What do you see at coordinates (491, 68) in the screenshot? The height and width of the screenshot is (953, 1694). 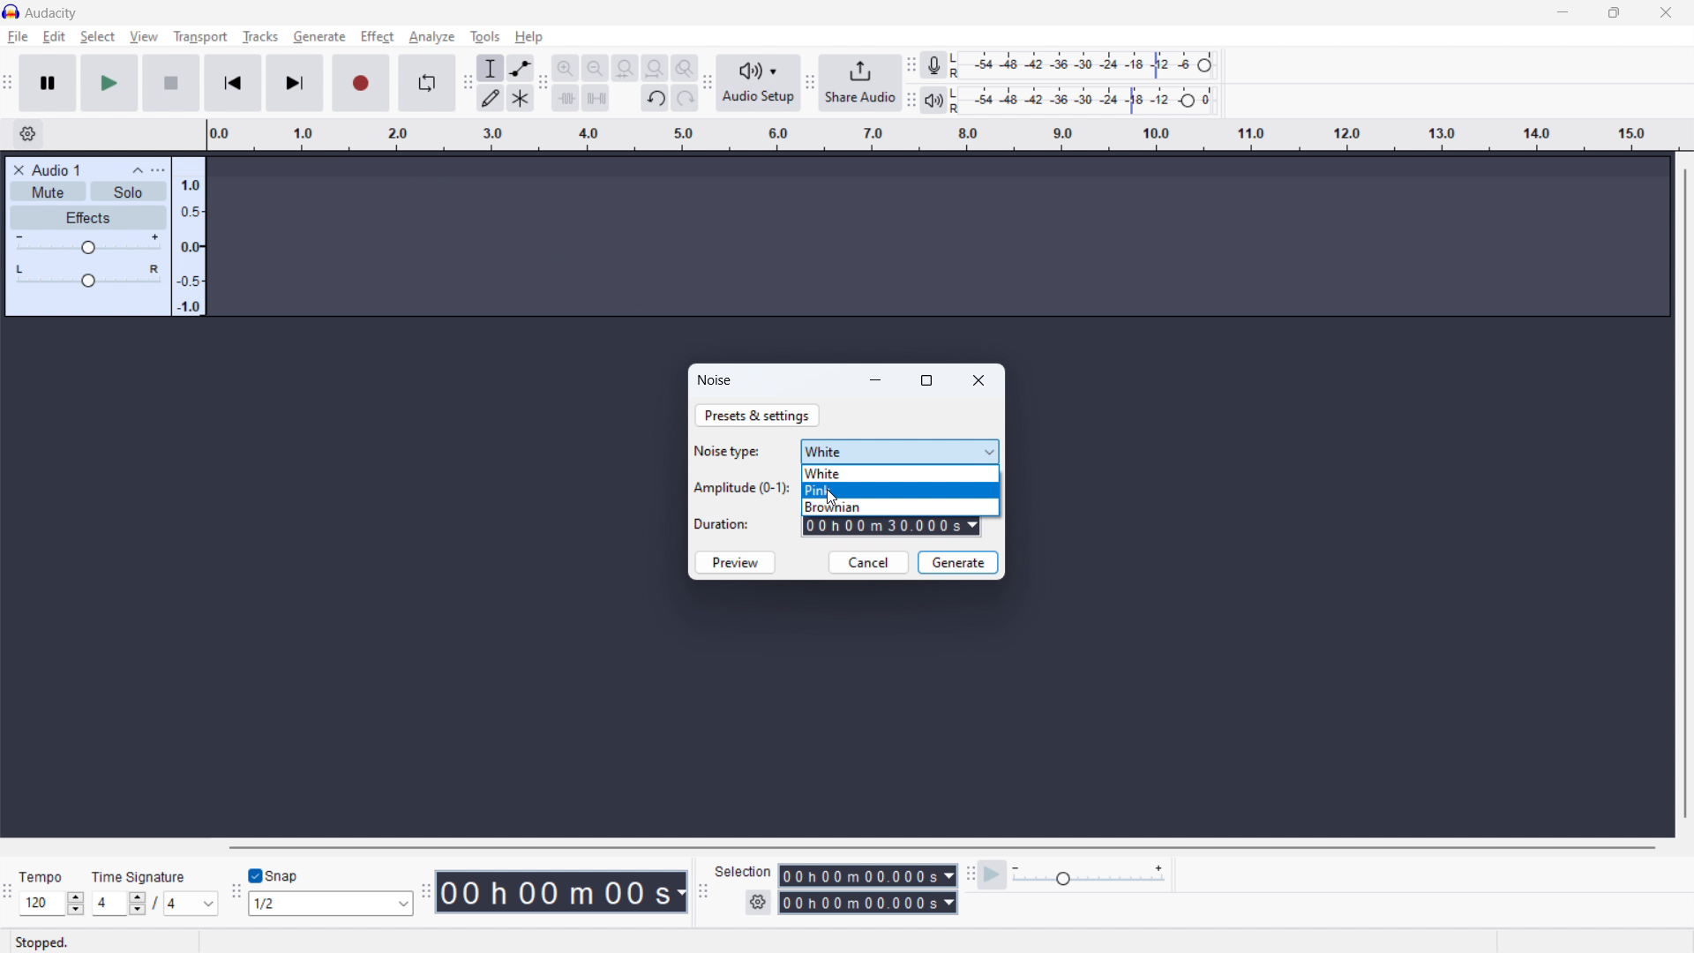 I see `selection tool` at bounding box center [491, 68].